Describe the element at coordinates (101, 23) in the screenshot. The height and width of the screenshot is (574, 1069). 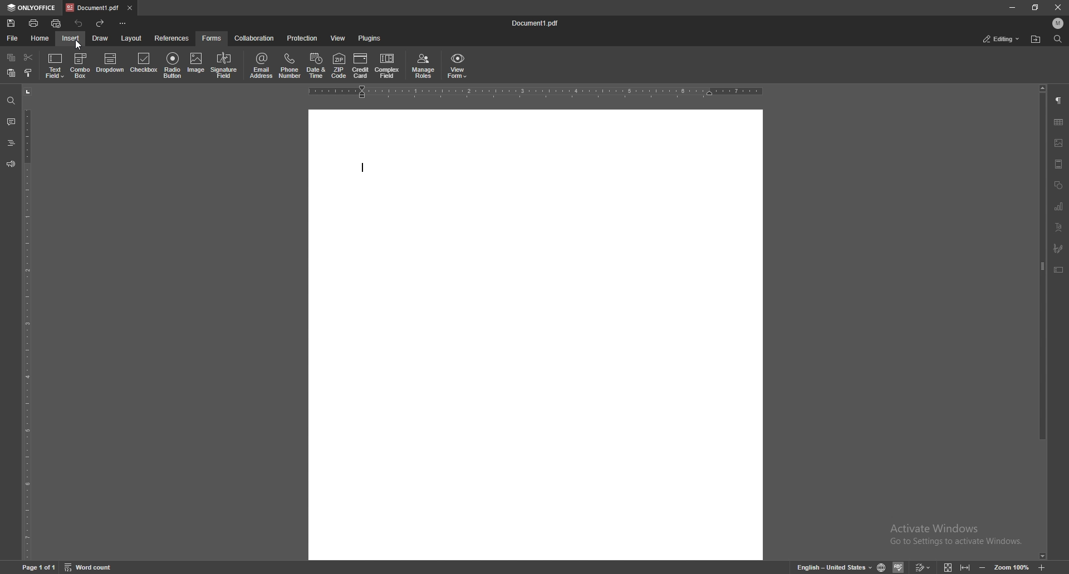
I see `redo` at that location.